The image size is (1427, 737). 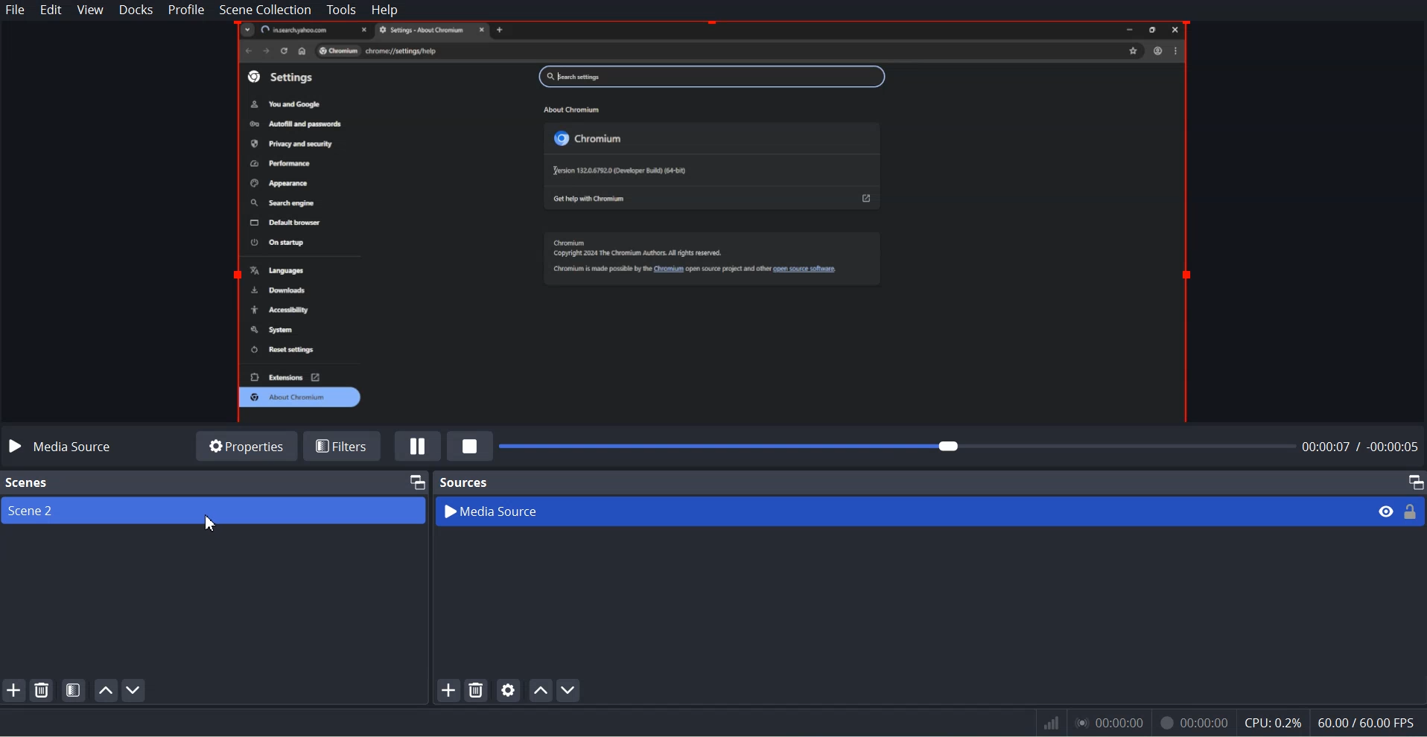 What do you see at coordinates (16, 10) in the screenshot?
I see `File` at bounding box center [16, 10].